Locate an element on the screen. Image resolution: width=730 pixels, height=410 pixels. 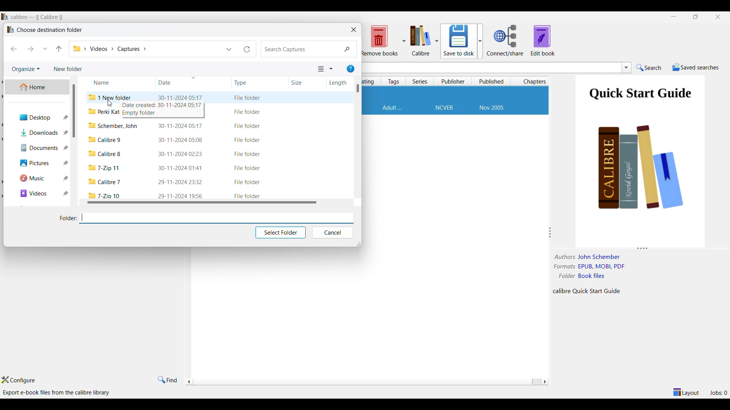
Change window dimension is located at coordinates (359, 244).